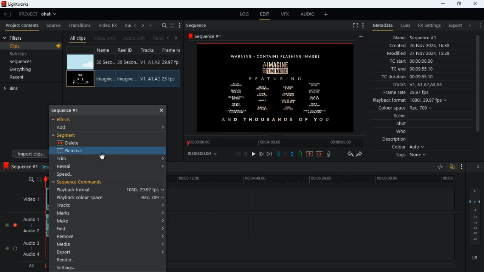  What do you see at coordinates (279, 154) in the screenshot?
I see `pull` at bounding box center [279, 154].